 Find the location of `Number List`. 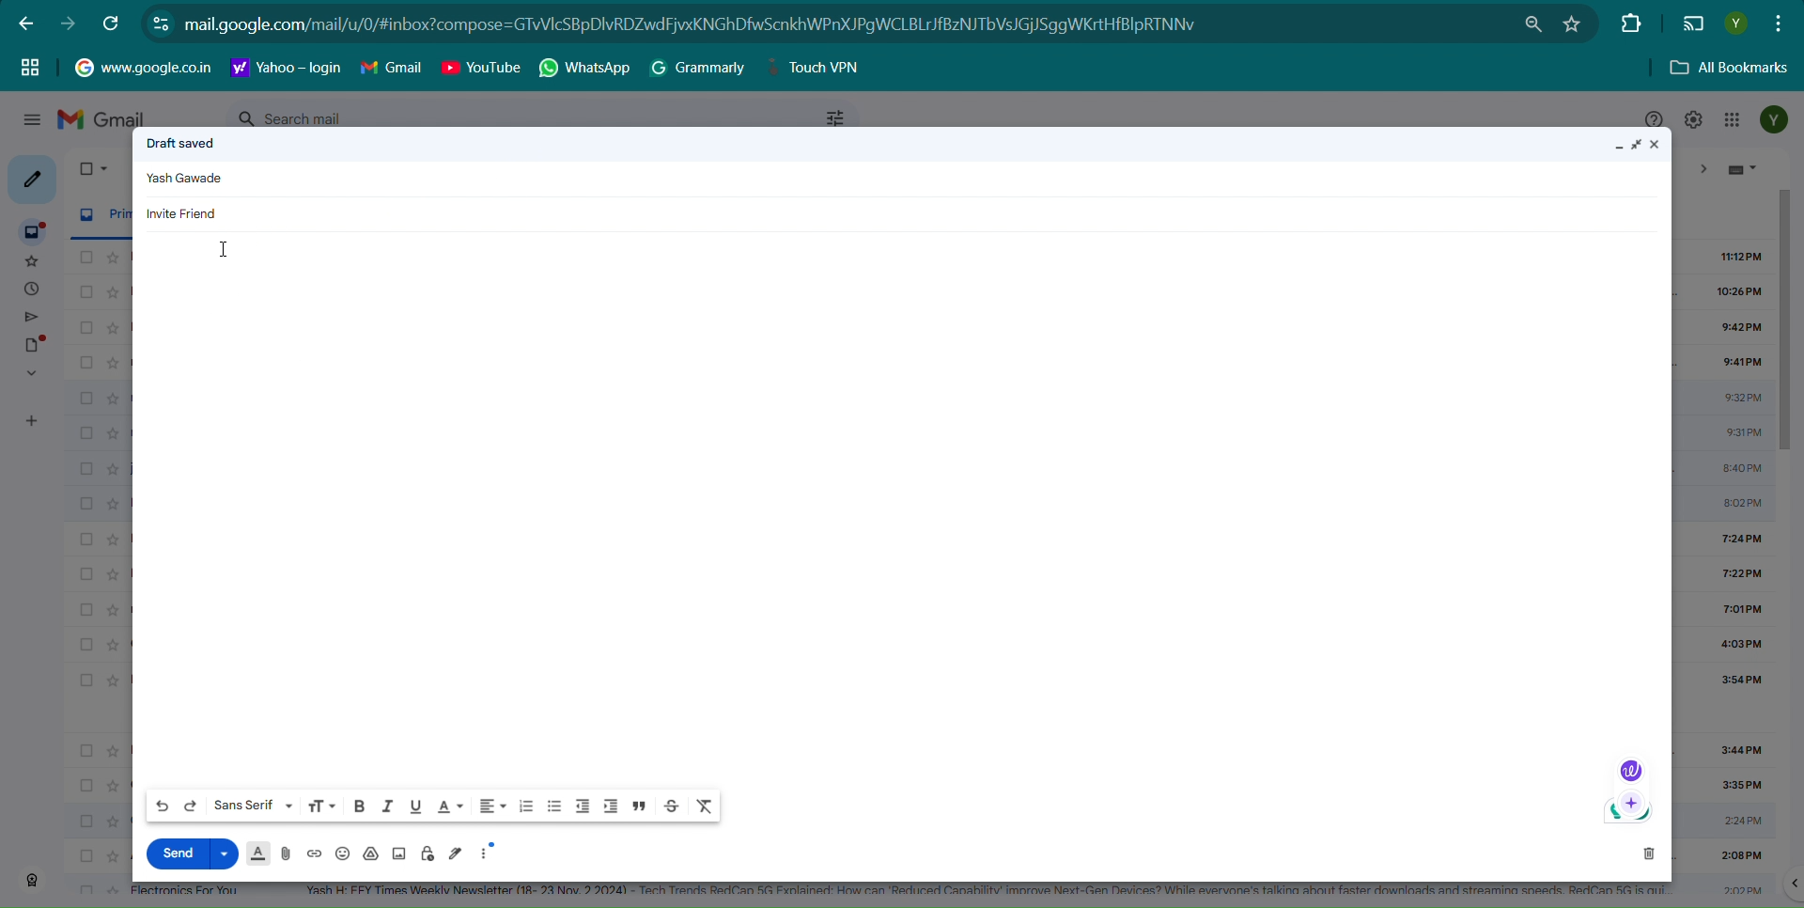

Number List is located at coordinates (526, 806).